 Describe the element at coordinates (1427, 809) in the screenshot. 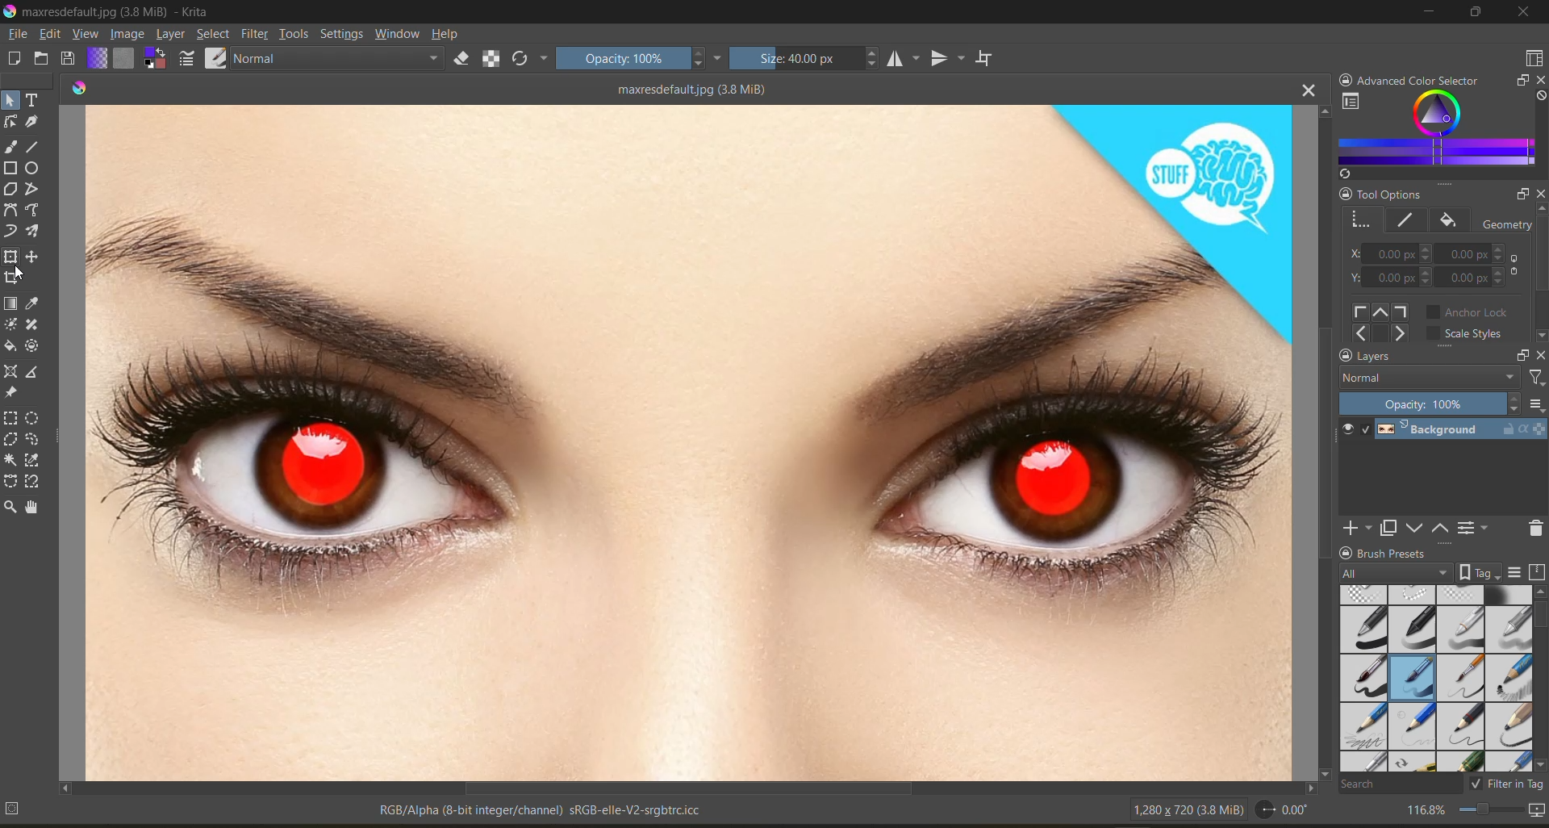

I see `zoom factor` at that location.